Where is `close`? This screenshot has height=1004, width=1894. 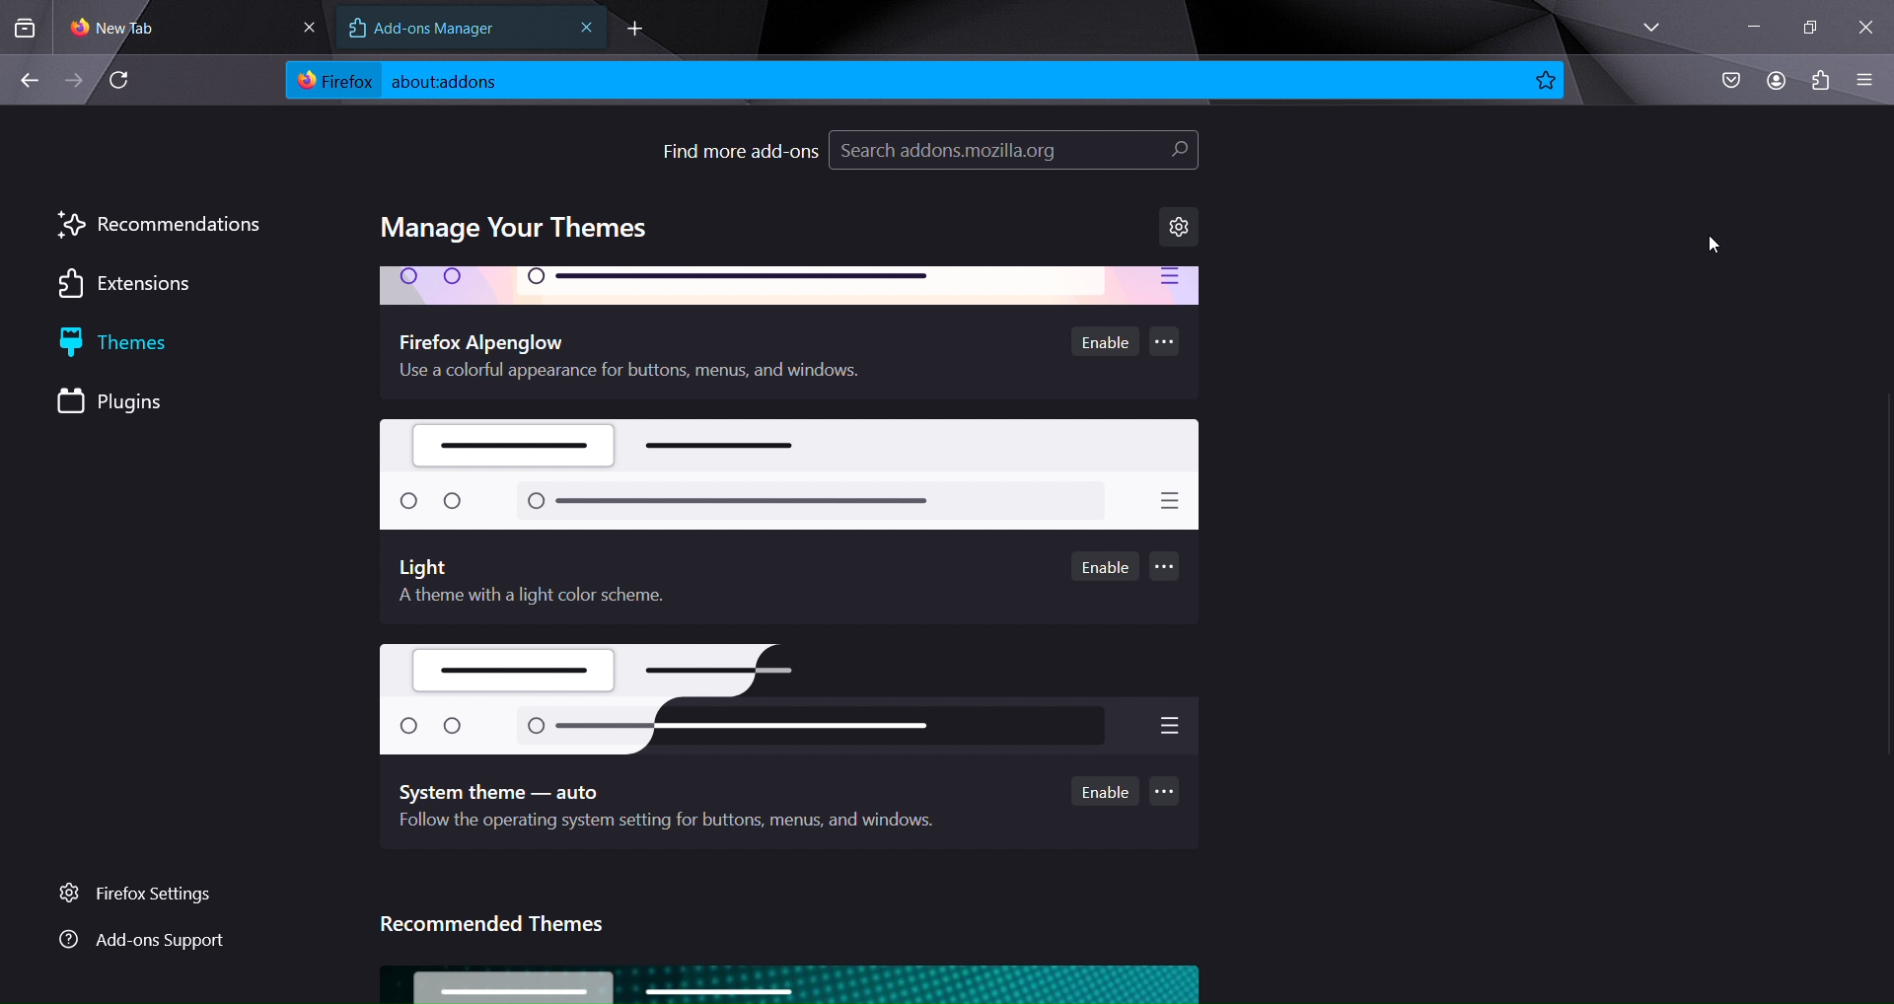 close is located at coordinates (1866, 24).